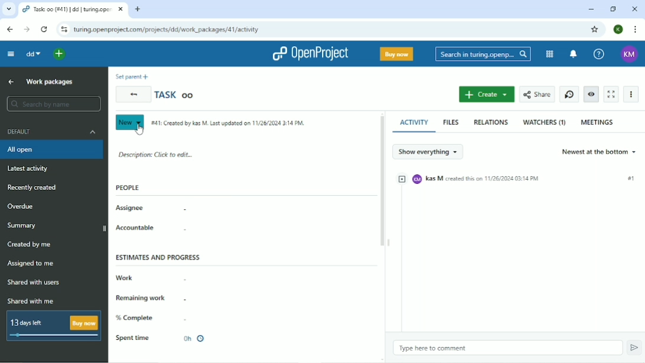  What do you see at coordinates (611, 95) in the screenshot?
I see `Activate zen mode` at bounding box center [611, 95].